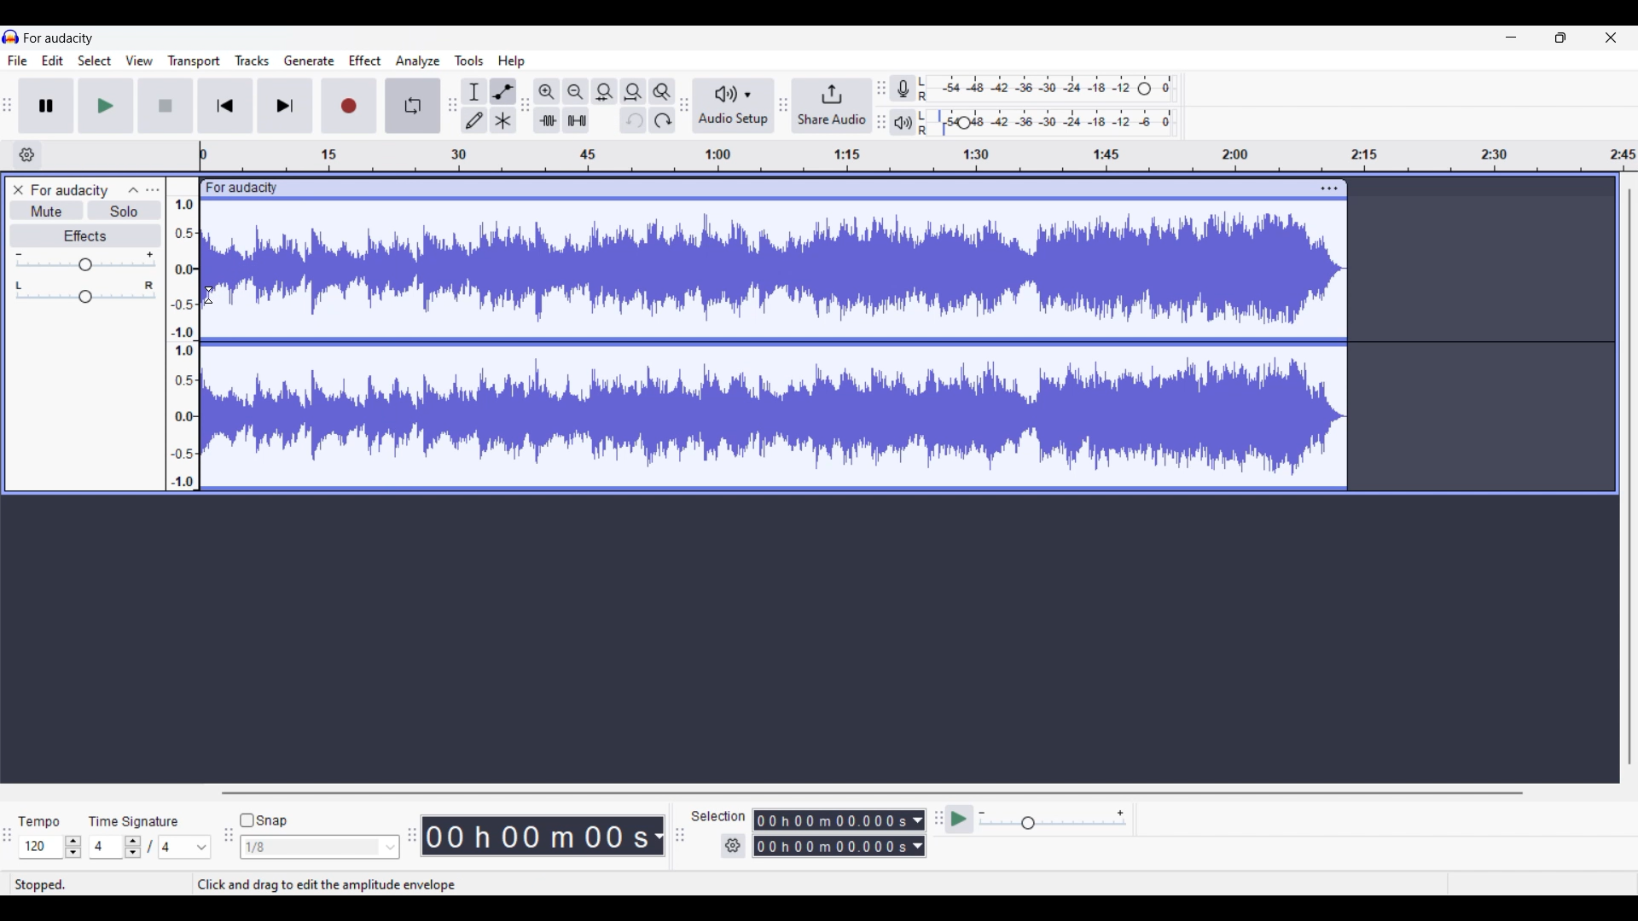 The height and width of the screenshot is (921, 1638). What do you see at coordinates (1047, 122) in the screenshot?
I see `Playback level` at bounding box center [1047, 122].